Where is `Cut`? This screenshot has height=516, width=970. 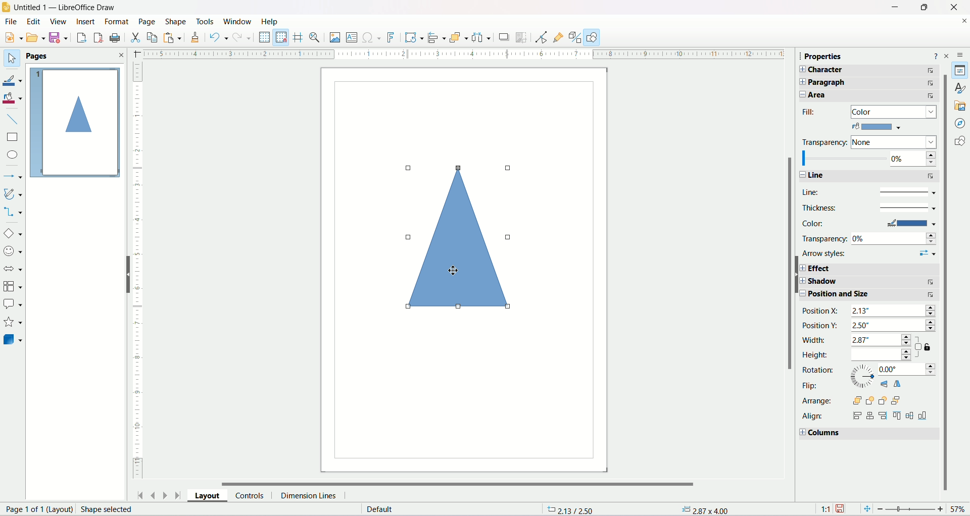
Cut is located at coordinates (135, 37).